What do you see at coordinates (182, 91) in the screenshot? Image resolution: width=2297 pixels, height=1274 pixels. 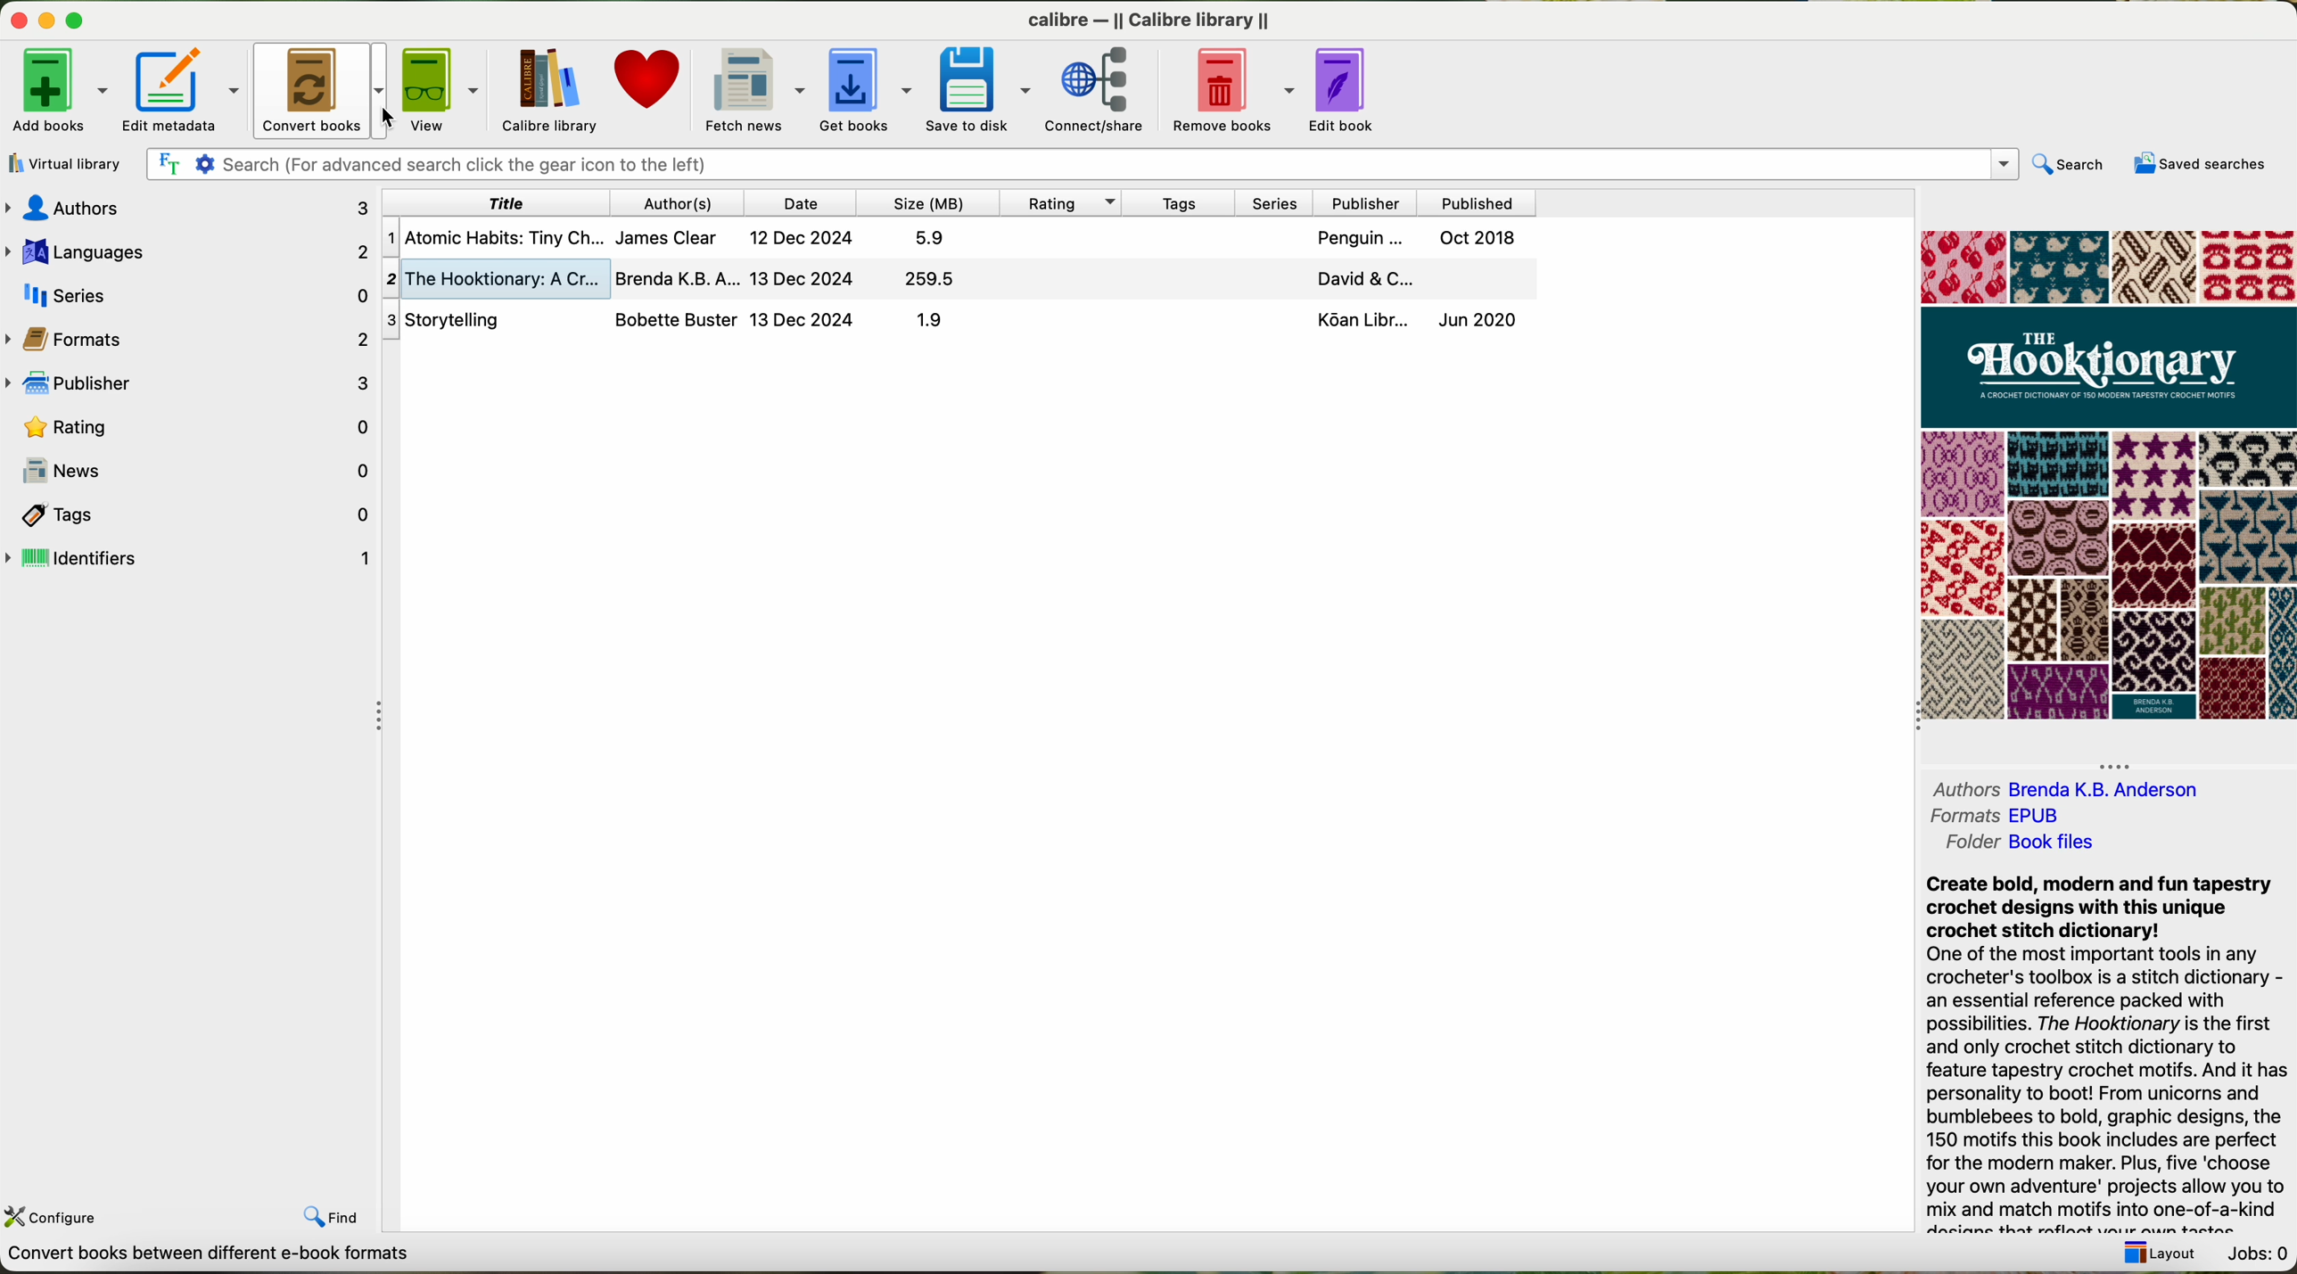 I see `edit metadata` at bounding box center [182, 91].